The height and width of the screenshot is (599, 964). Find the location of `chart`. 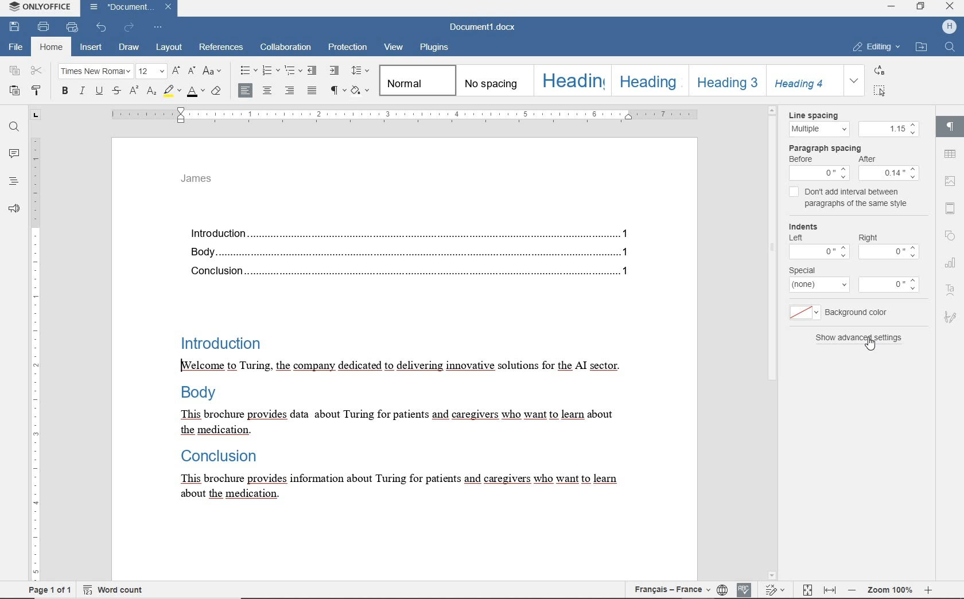

chart is located at coordinates (953, 264).